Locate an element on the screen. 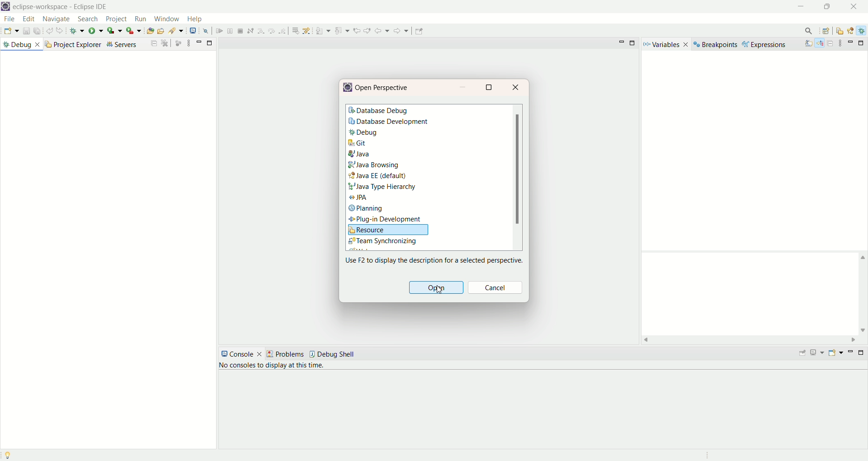 The image size is (868, 461). minimize is located at coordinates (621, 42).